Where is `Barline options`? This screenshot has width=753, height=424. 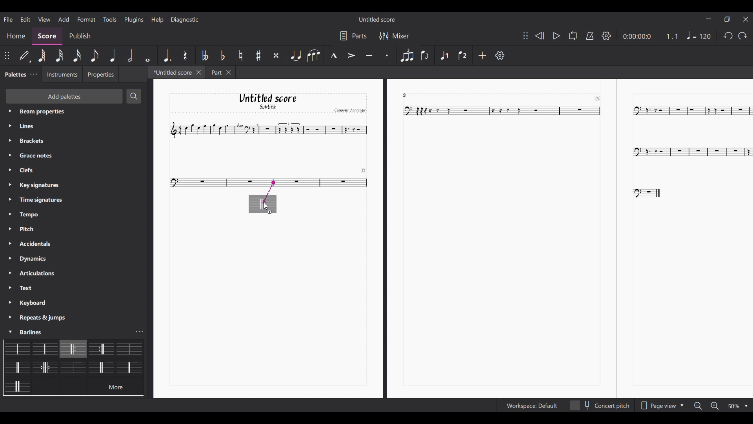
Barline options is located at coordinates (46, 368).